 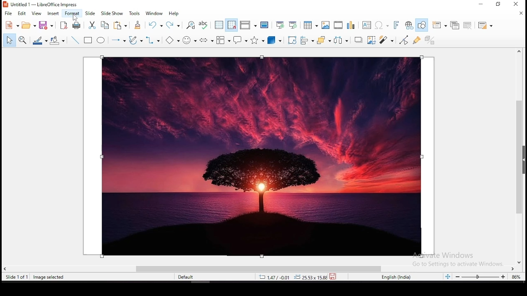 What do you see at coordinates (483, 4) in the screenshot?
I see `minimize` at bounding box center [483, 4].